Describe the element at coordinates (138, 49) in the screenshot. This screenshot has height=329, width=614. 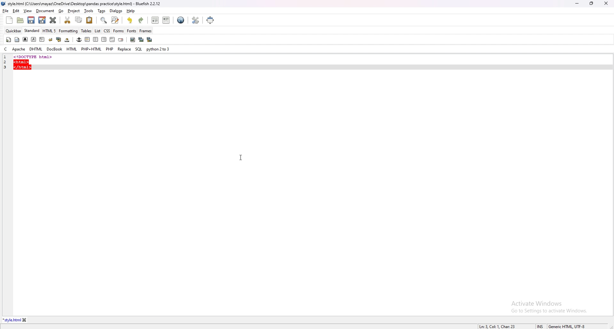
I see `sql` at that location.